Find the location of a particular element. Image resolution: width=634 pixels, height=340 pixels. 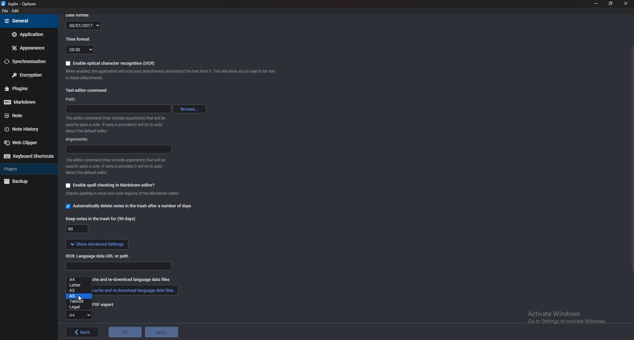

ok is located at coordinates (125, 332).